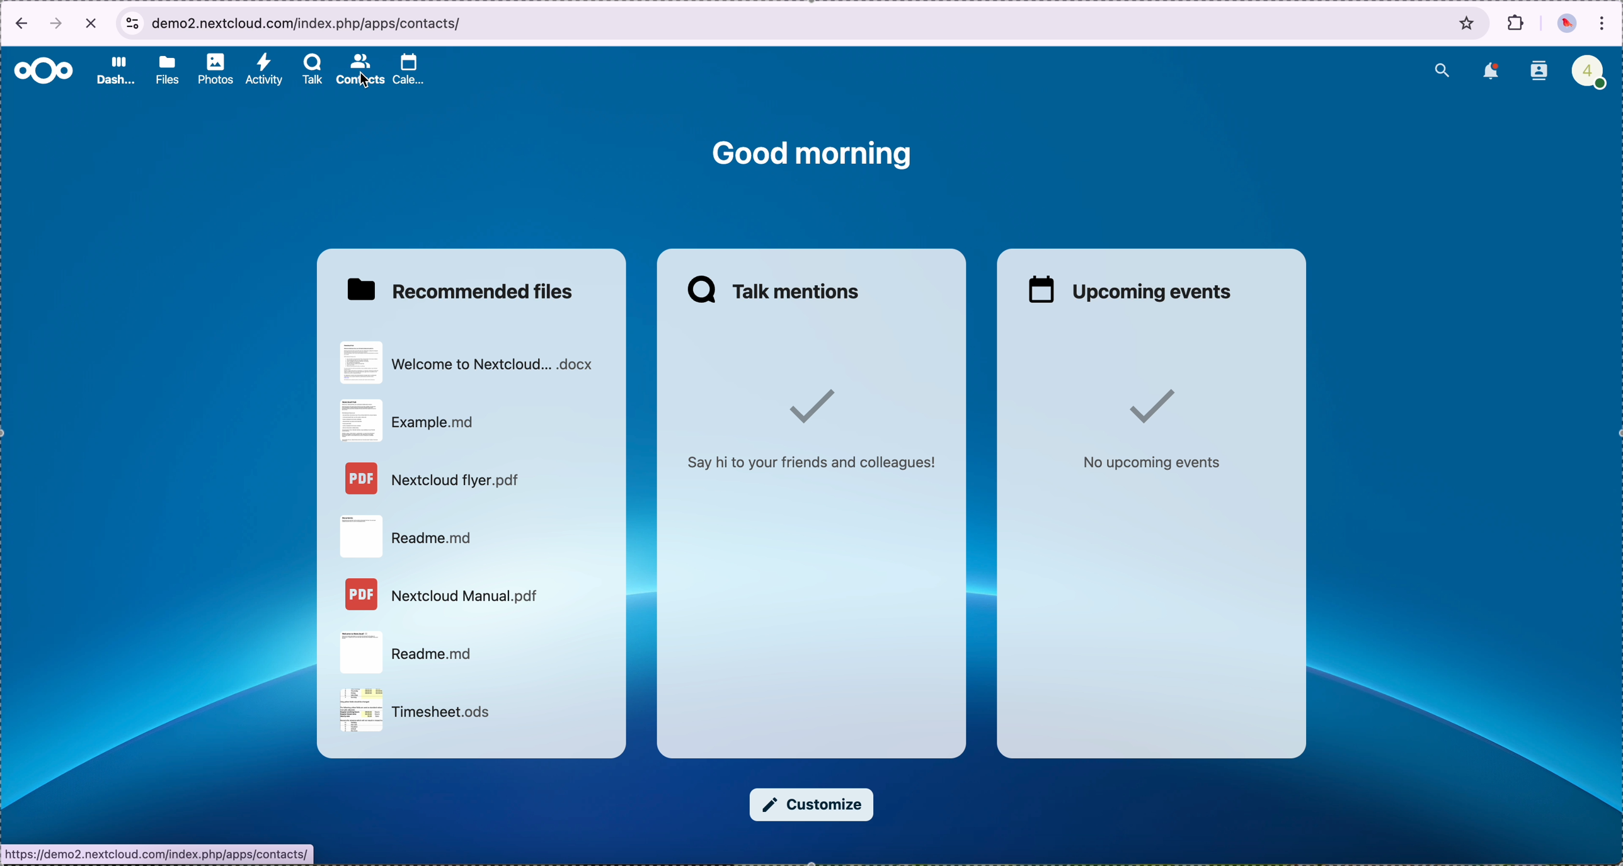 This screenshot has height=866, width=1623. What do you see at coordinates (115, 73) in the screenshot?
I see `dashboard` at bounding box center [115, 73].